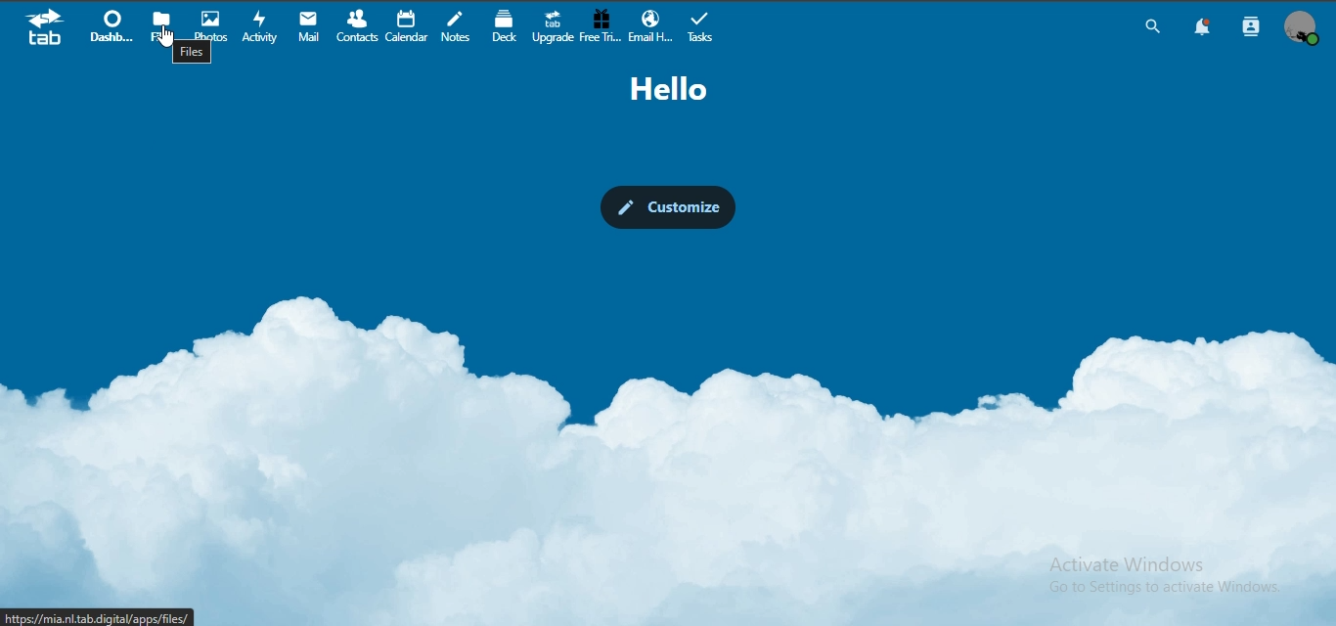  What do you see at coordinates (675, 90) in the screenshot?
I see `HELLO` at bounding box center [675, 90].